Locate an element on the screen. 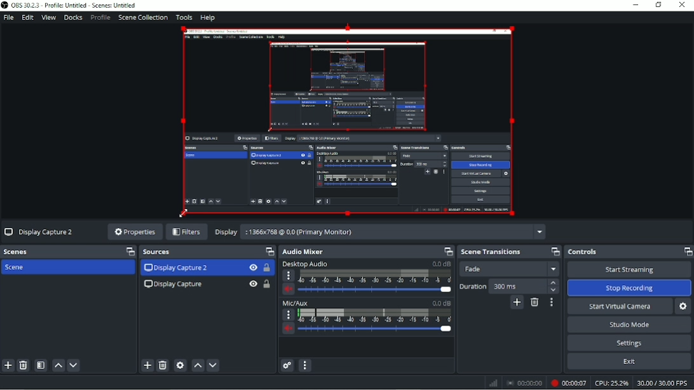 This screenshot has height=390, width=694. Add source is located at coordinates (146, 365).